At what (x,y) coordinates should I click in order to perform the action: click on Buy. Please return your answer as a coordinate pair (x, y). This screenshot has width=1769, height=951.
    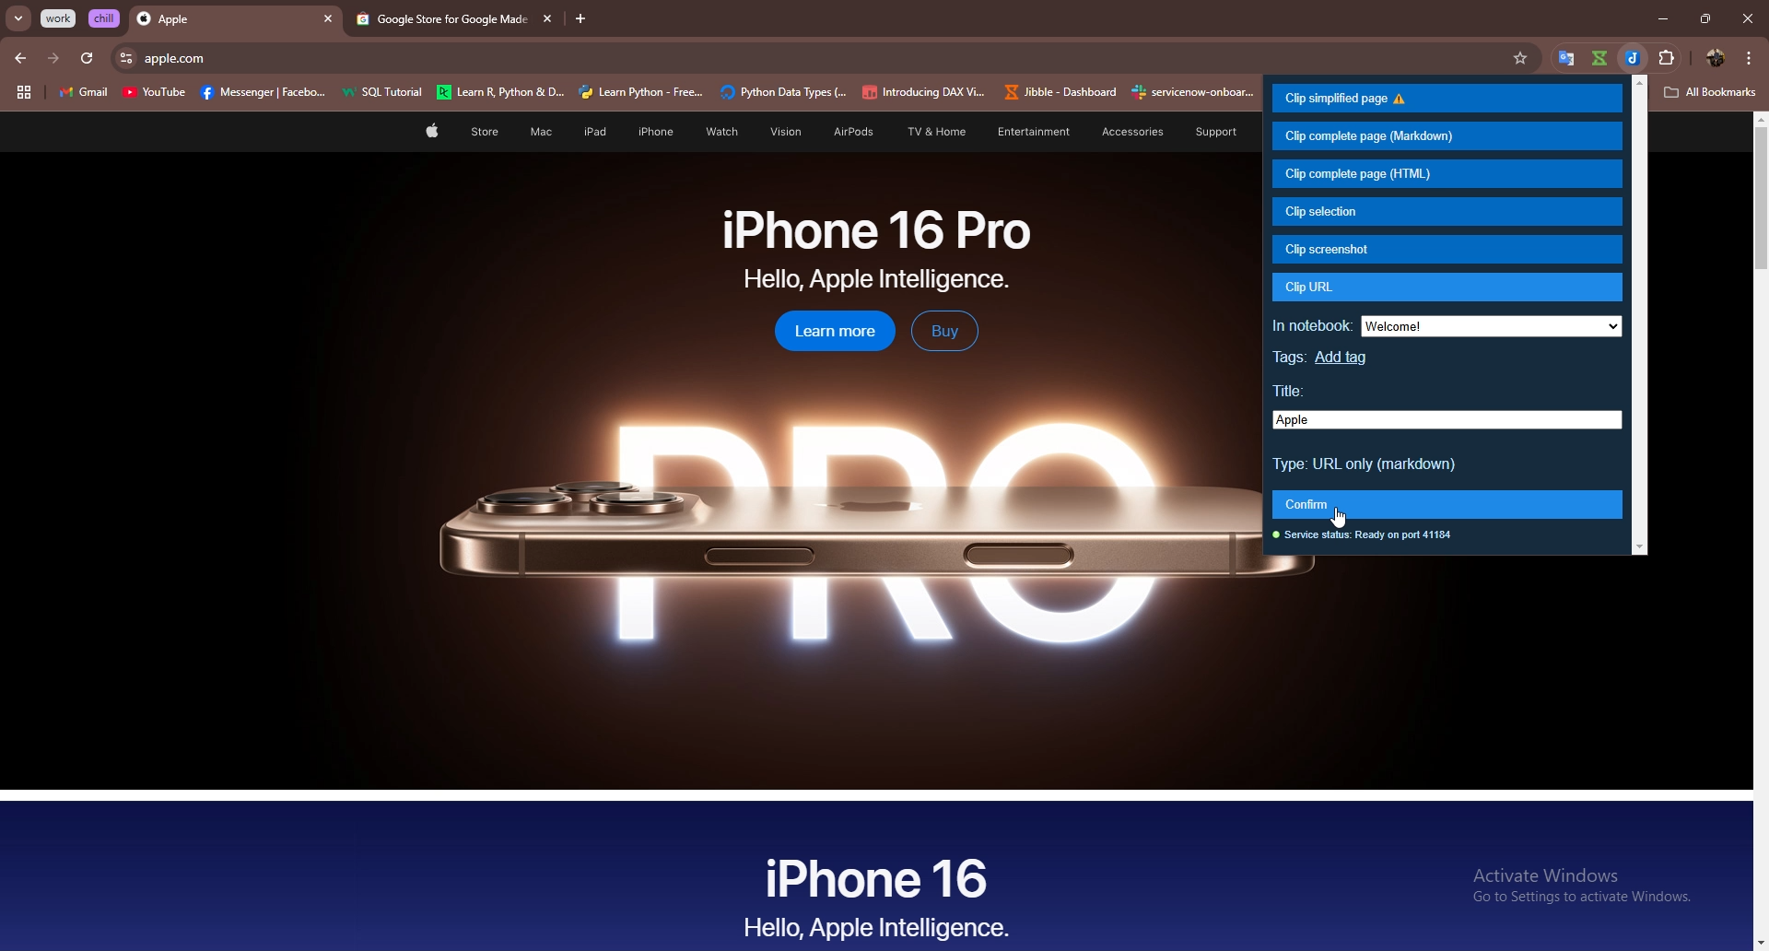
    Looking at the image, I should click on (944, 331).